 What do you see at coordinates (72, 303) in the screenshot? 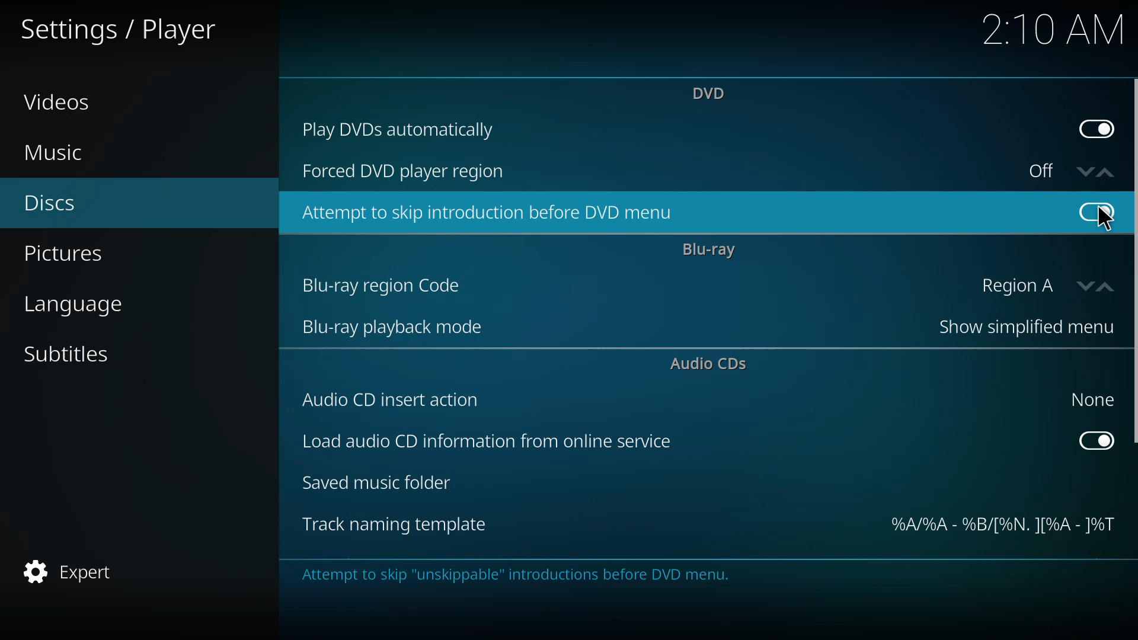
I see `language` at bounding box center [72, 303].